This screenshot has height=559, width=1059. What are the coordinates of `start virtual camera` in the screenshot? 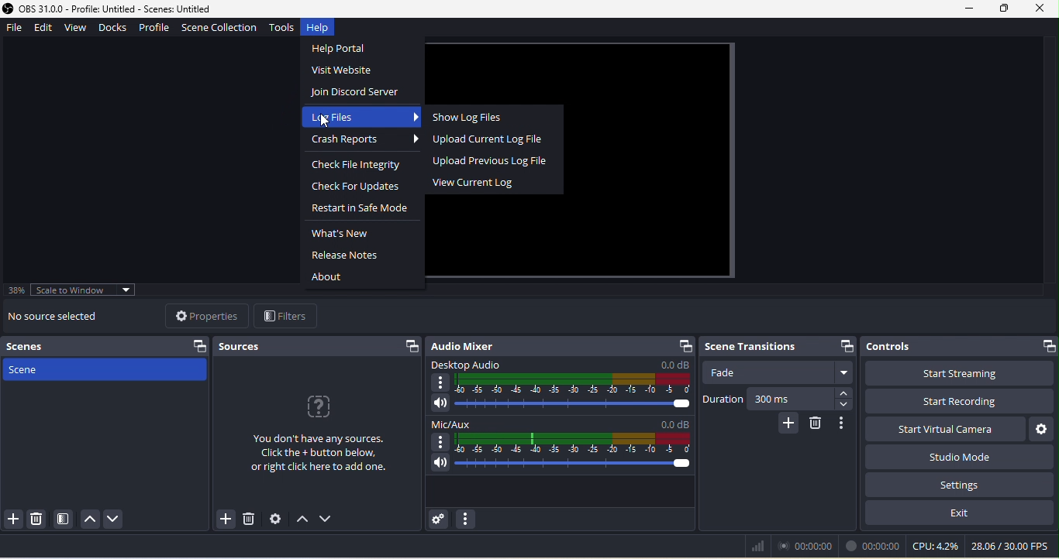 It's located at (939, 428).